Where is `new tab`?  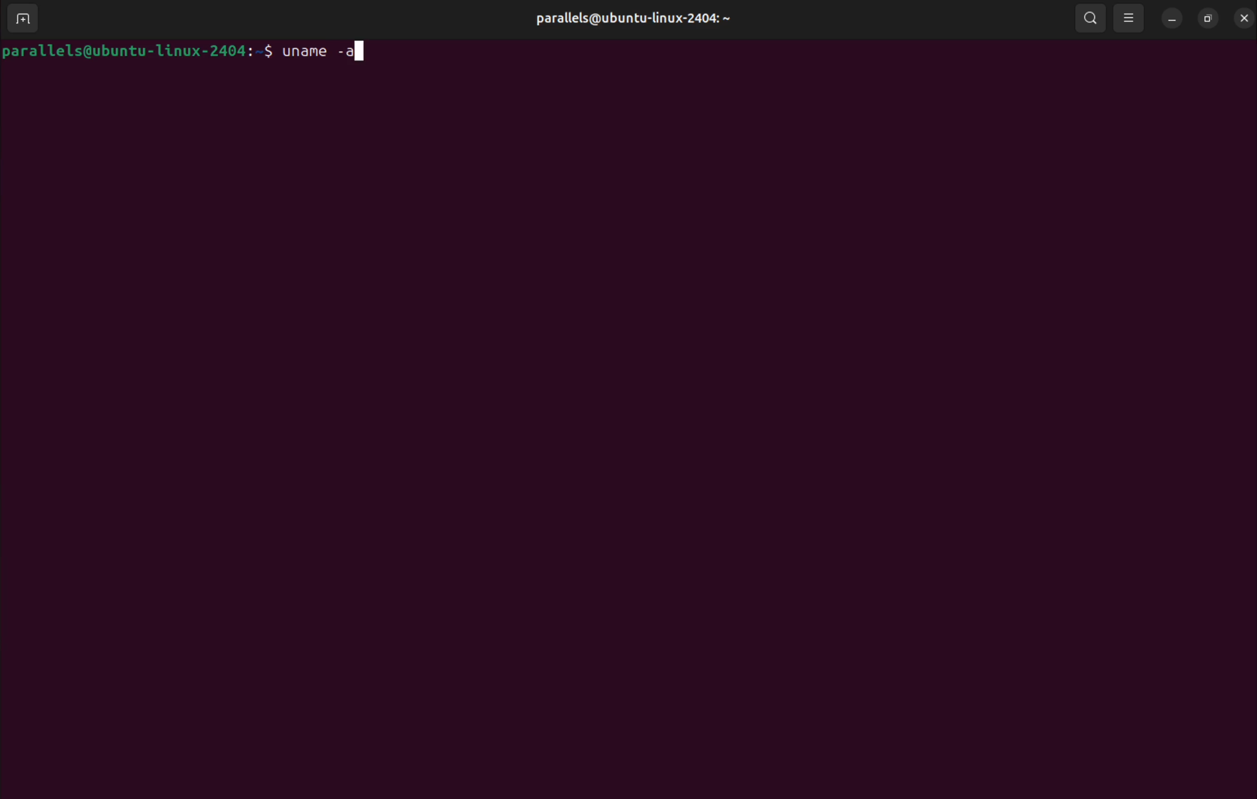 new tab is located at coordinates (28, 19).